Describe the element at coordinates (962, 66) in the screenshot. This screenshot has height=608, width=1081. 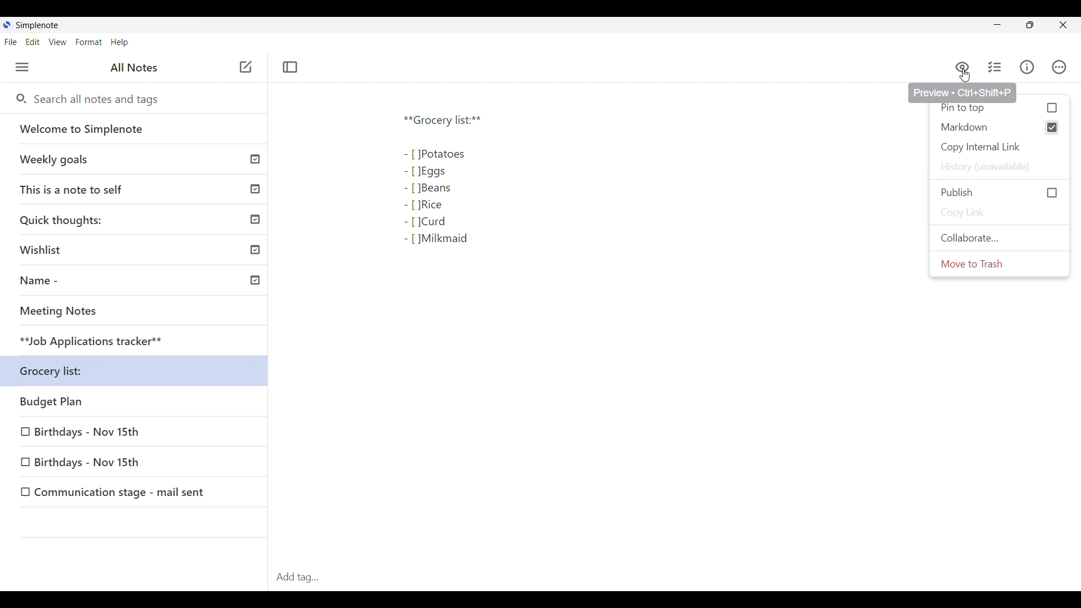
I see `Markdown Preview` at that location.